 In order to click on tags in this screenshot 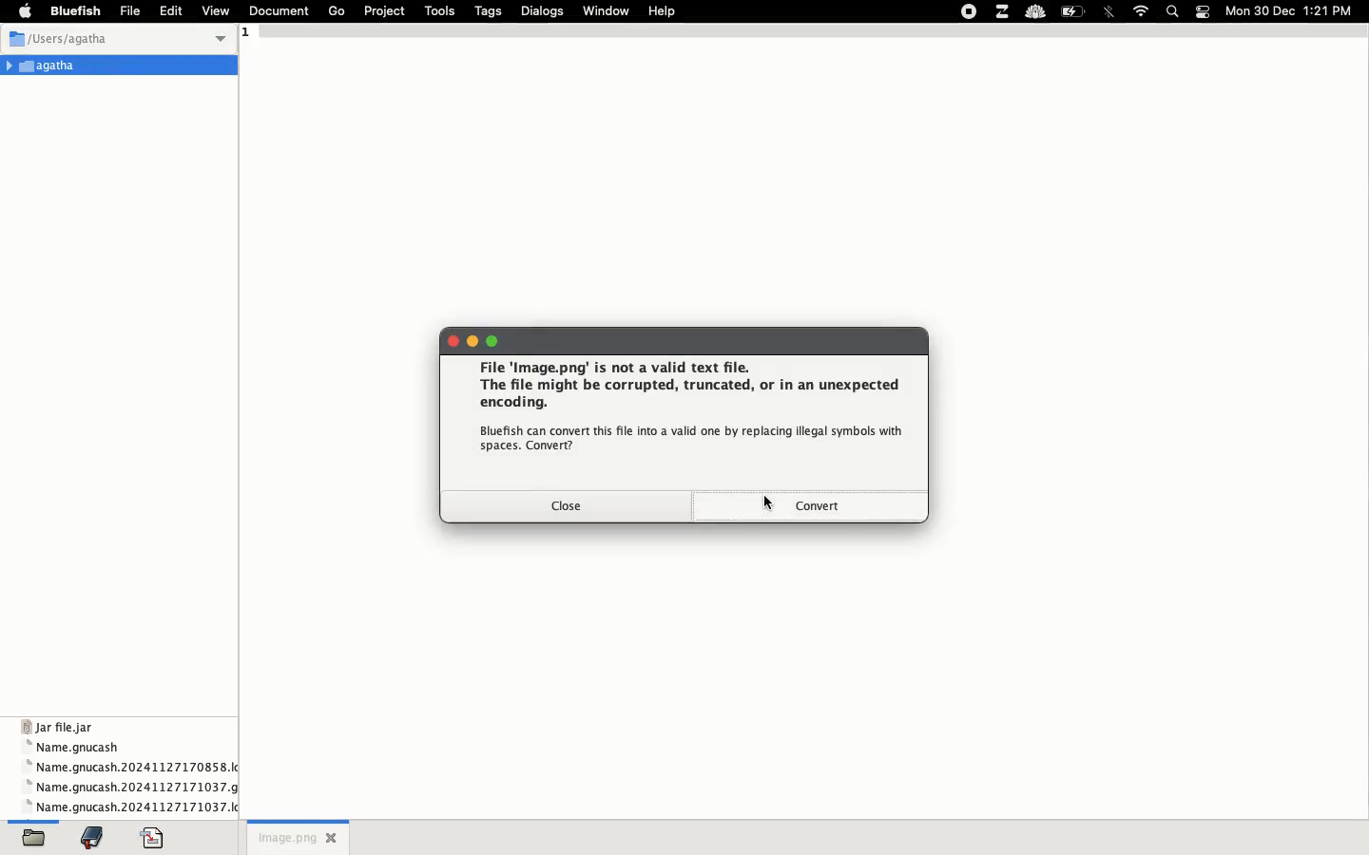, I will do `click(492, 12)`.